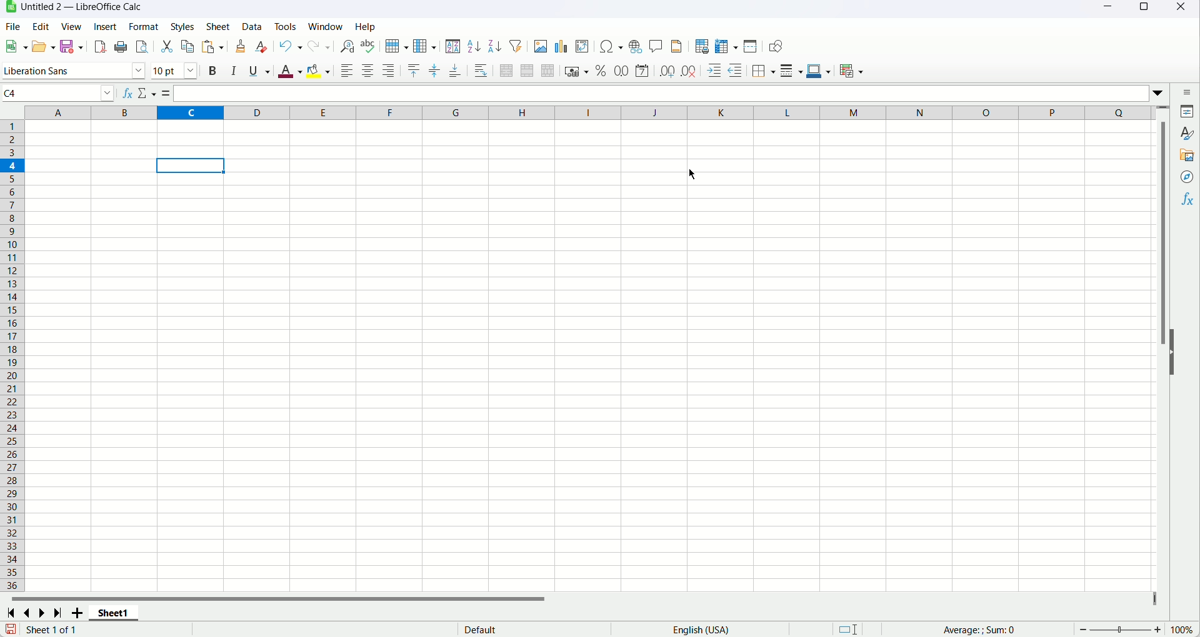 This screenshot has width=1200, height=637. What do you see at coordinates (59, 93) in the screenshot?
I see `Name box` at bounding box center [59, 93].